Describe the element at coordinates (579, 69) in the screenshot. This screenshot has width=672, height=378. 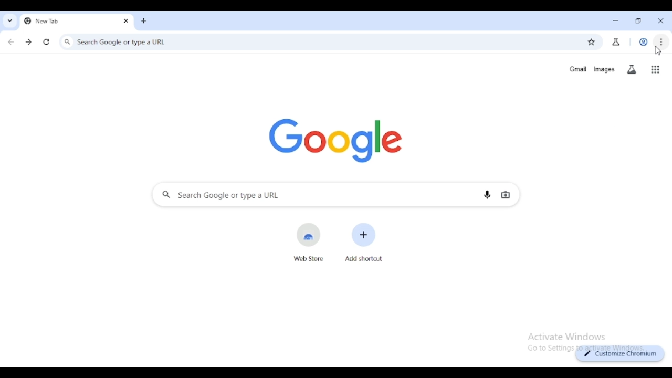
I see `gmail` at that location.